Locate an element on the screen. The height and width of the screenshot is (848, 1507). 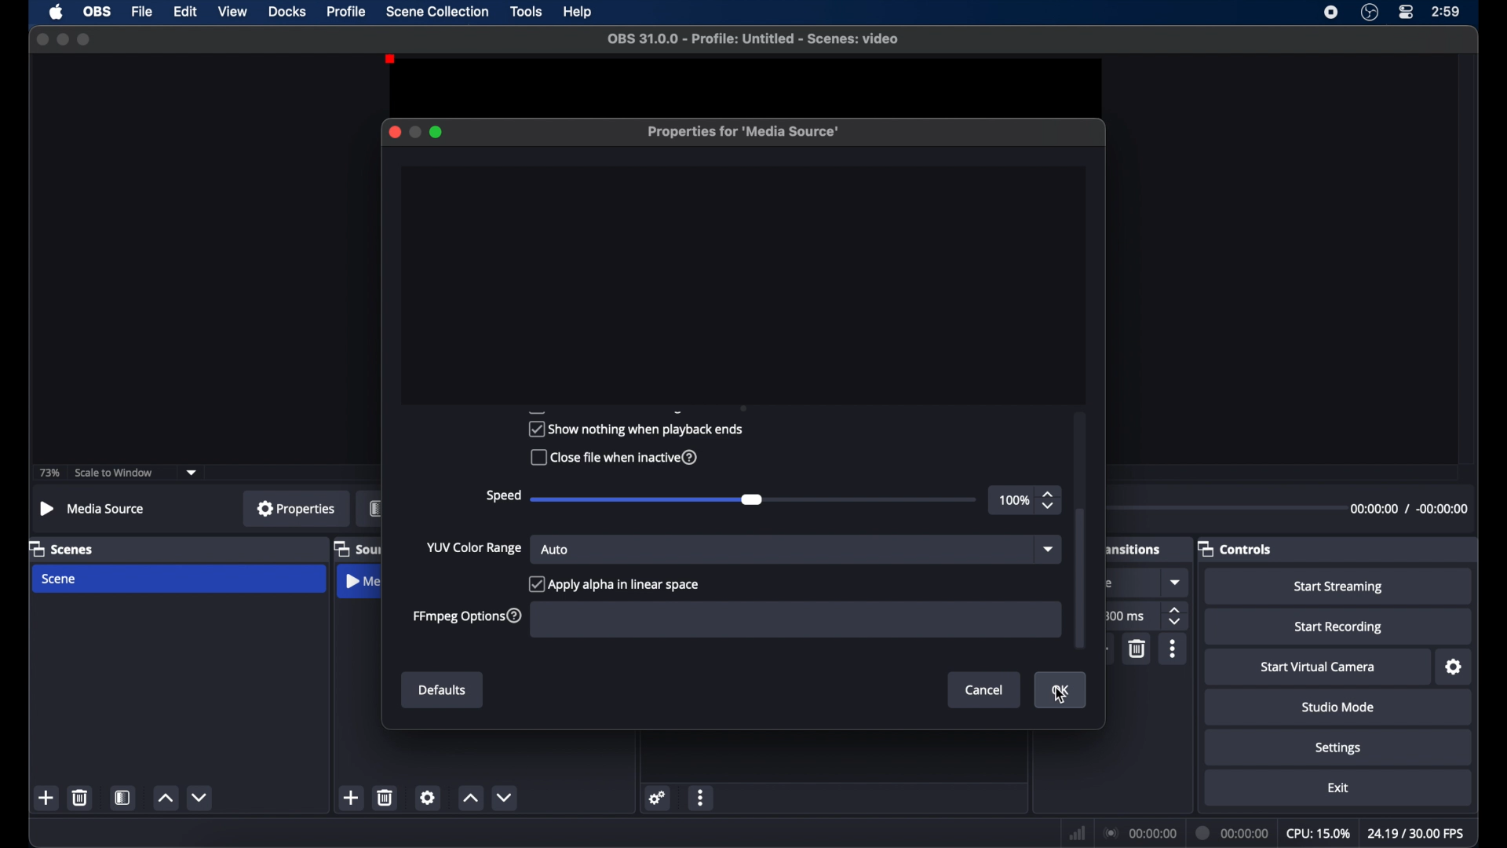
tools is located at coordinates (527, 12).